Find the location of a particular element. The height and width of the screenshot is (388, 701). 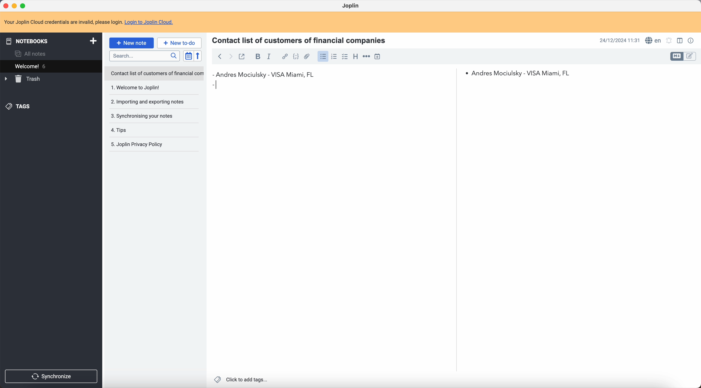

2. Importing and exporting notes is located at coordinates (149, 102).